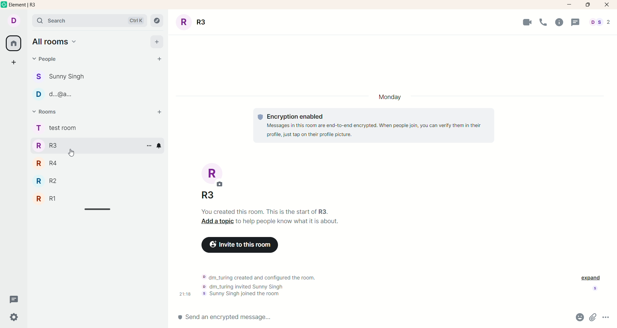 This screenshot has height=328, width=617. What do you see at coordinates (70, 153) in the screenshot?
I see `cursor` at bounding box center [70, 153].